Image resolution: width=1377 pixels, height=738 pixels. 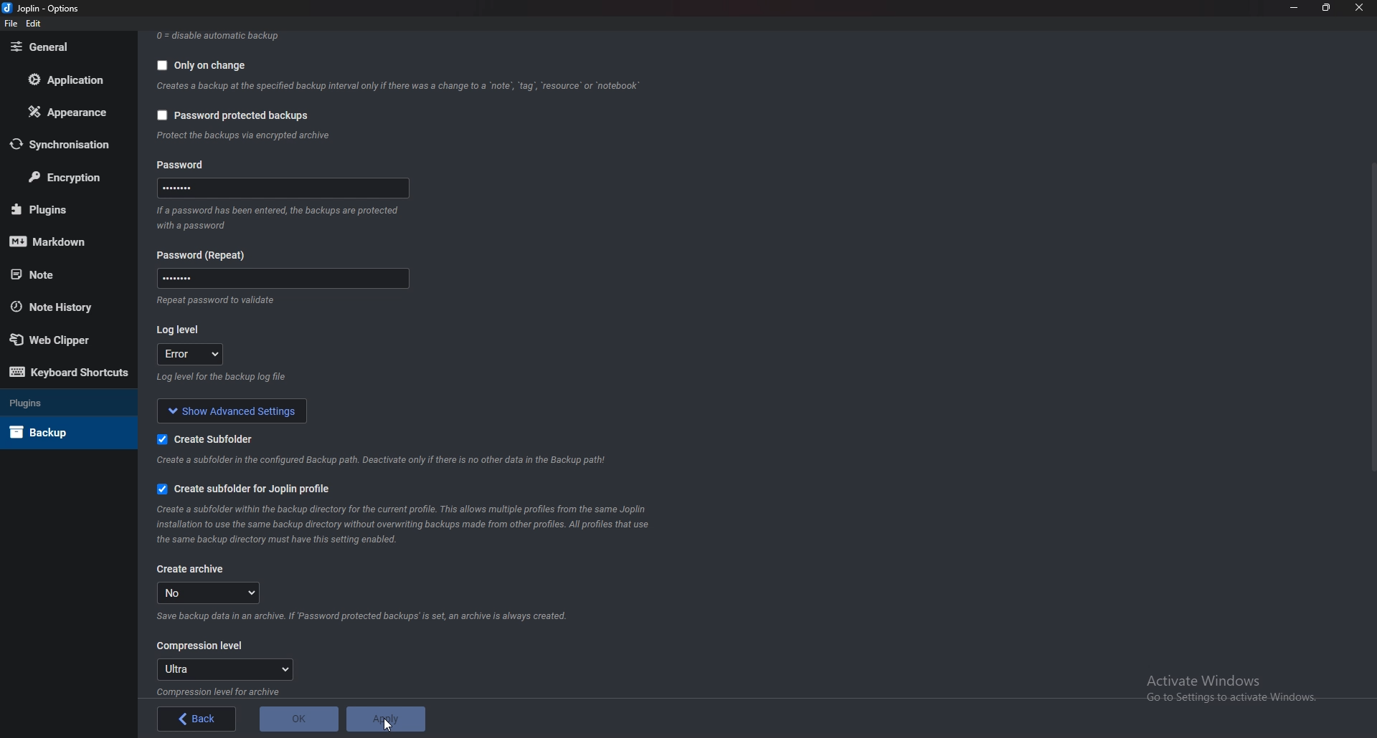 What do you see at coordinates (386, 459) in the screenshot?
I see `info on subfolder` at bounding box center [386, 459].